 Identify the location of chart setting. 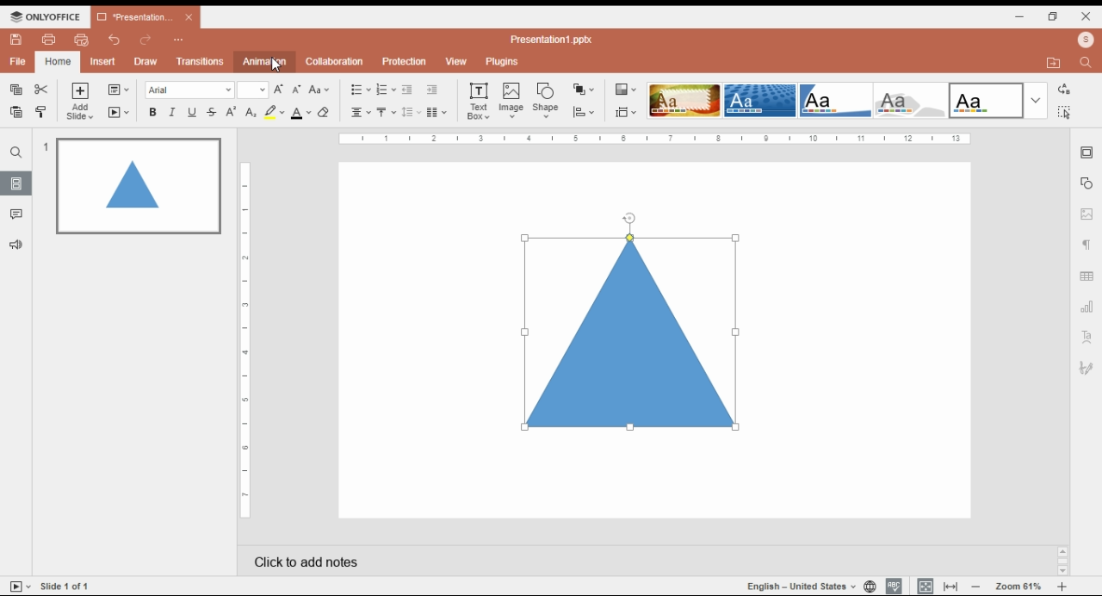
(1087, 305).